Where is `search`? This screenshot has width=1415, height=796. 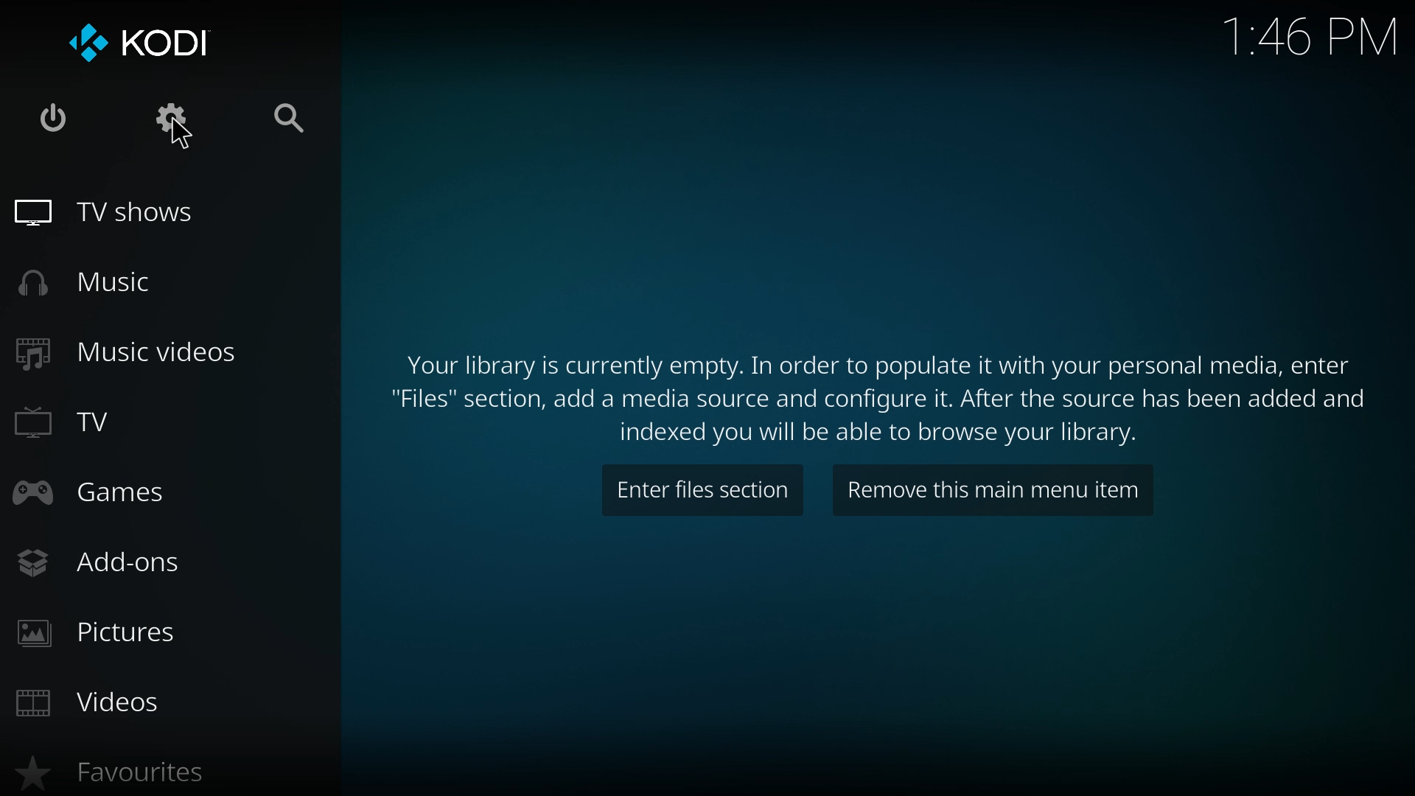 search is located at coordinates (289, 119).